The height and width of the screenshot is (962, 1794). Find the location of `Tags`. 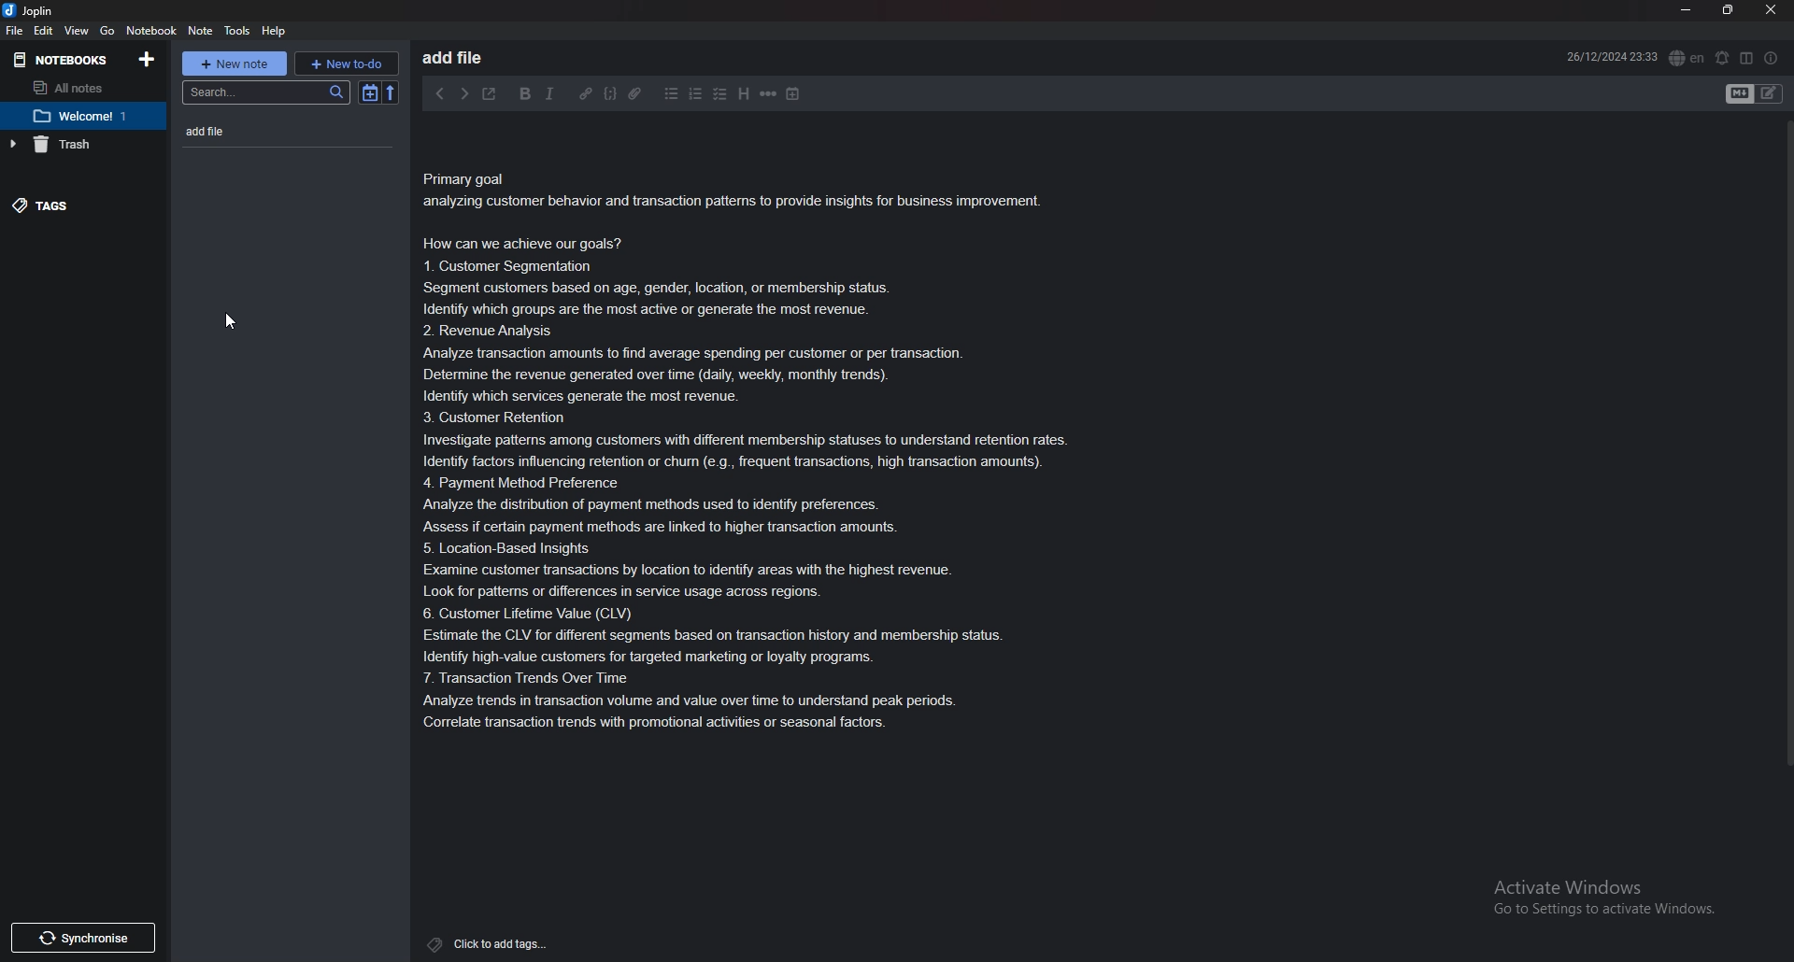

Tags is located at coordinates (67, 205).